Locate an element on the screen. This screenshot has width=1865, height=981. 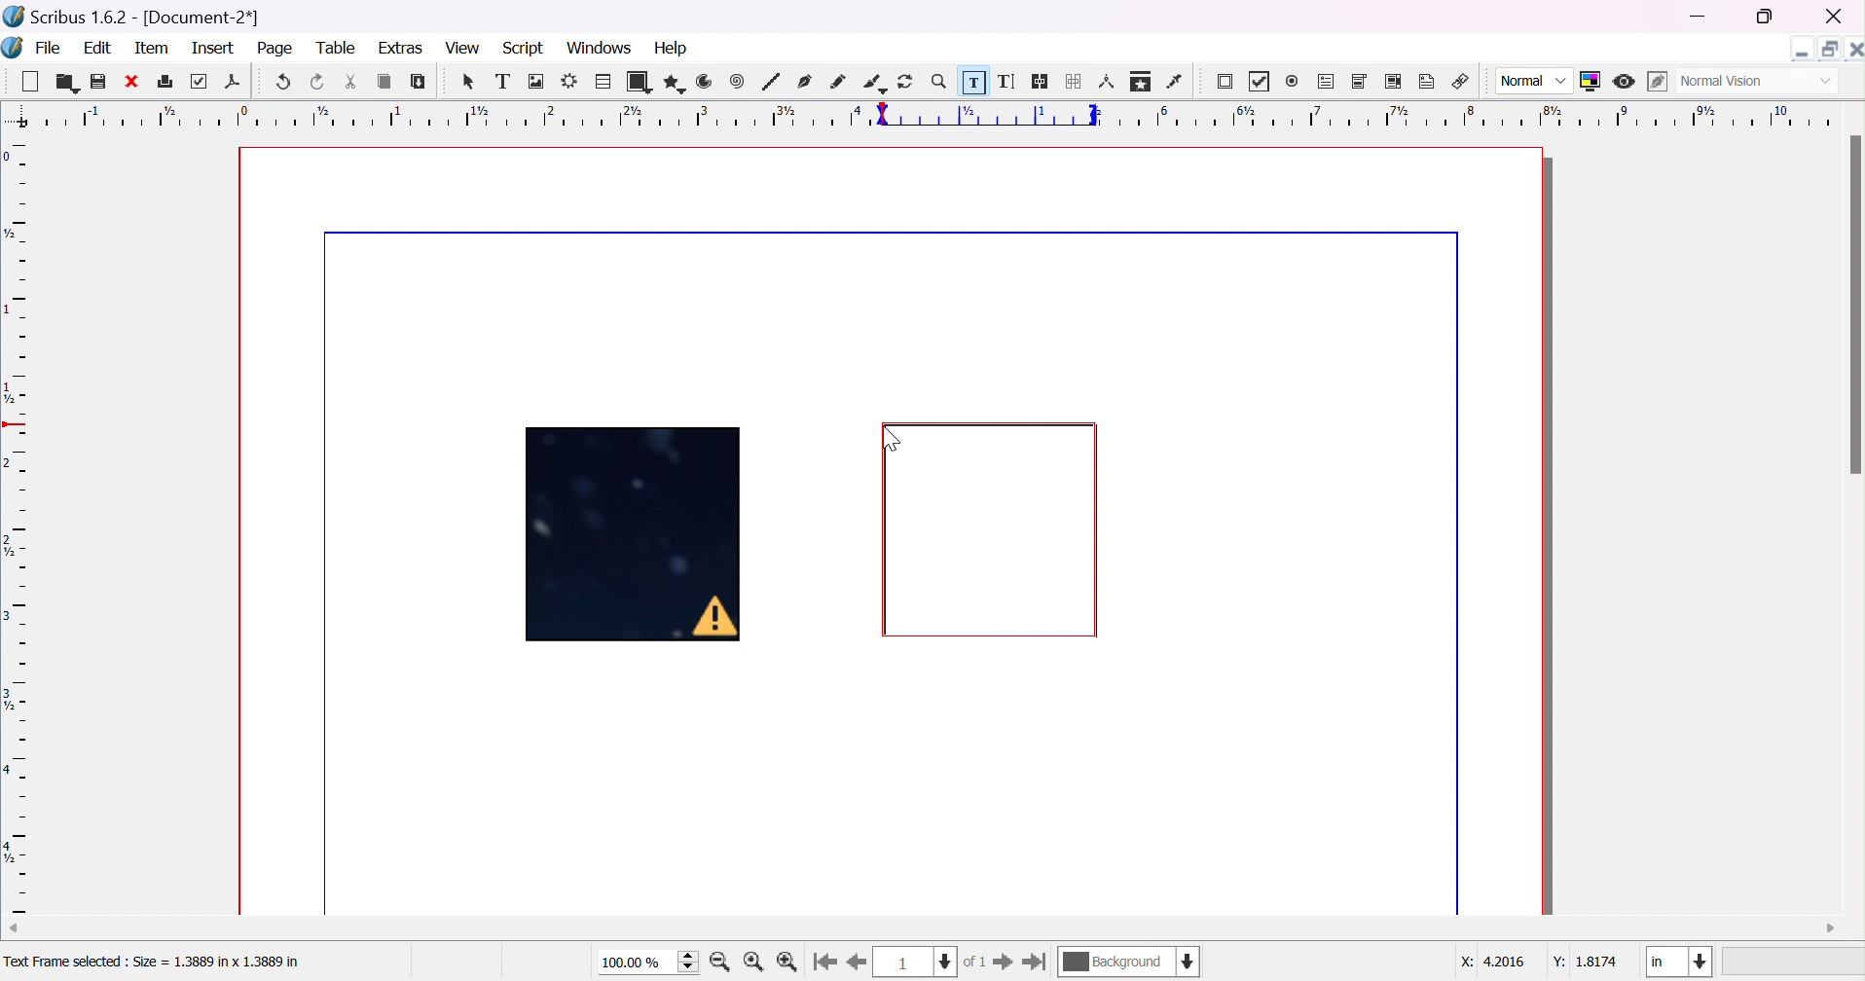
100.00% is located at coordinates (650, 963).